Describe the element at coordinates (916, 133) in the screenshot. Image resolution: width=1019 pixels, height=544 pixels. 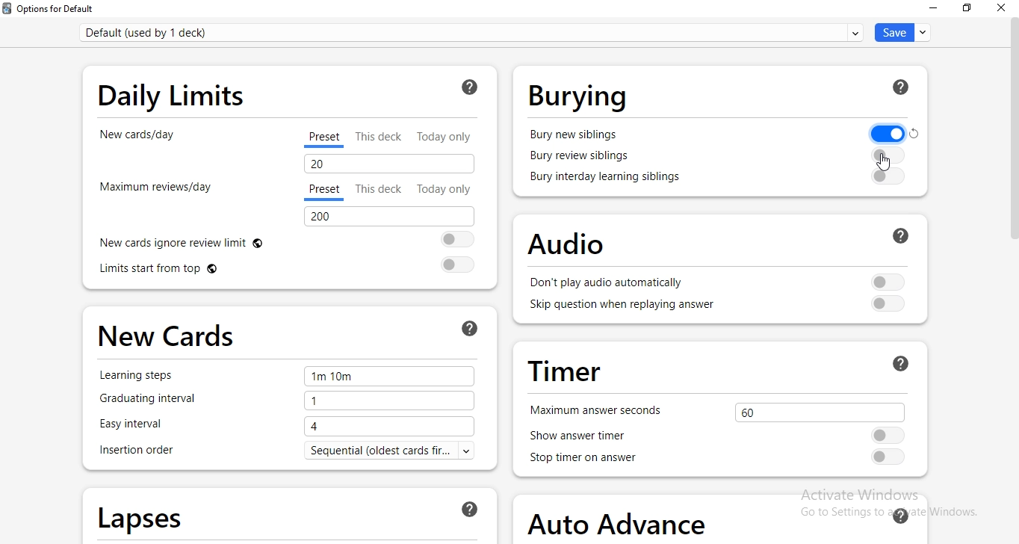
I see `` at that location.